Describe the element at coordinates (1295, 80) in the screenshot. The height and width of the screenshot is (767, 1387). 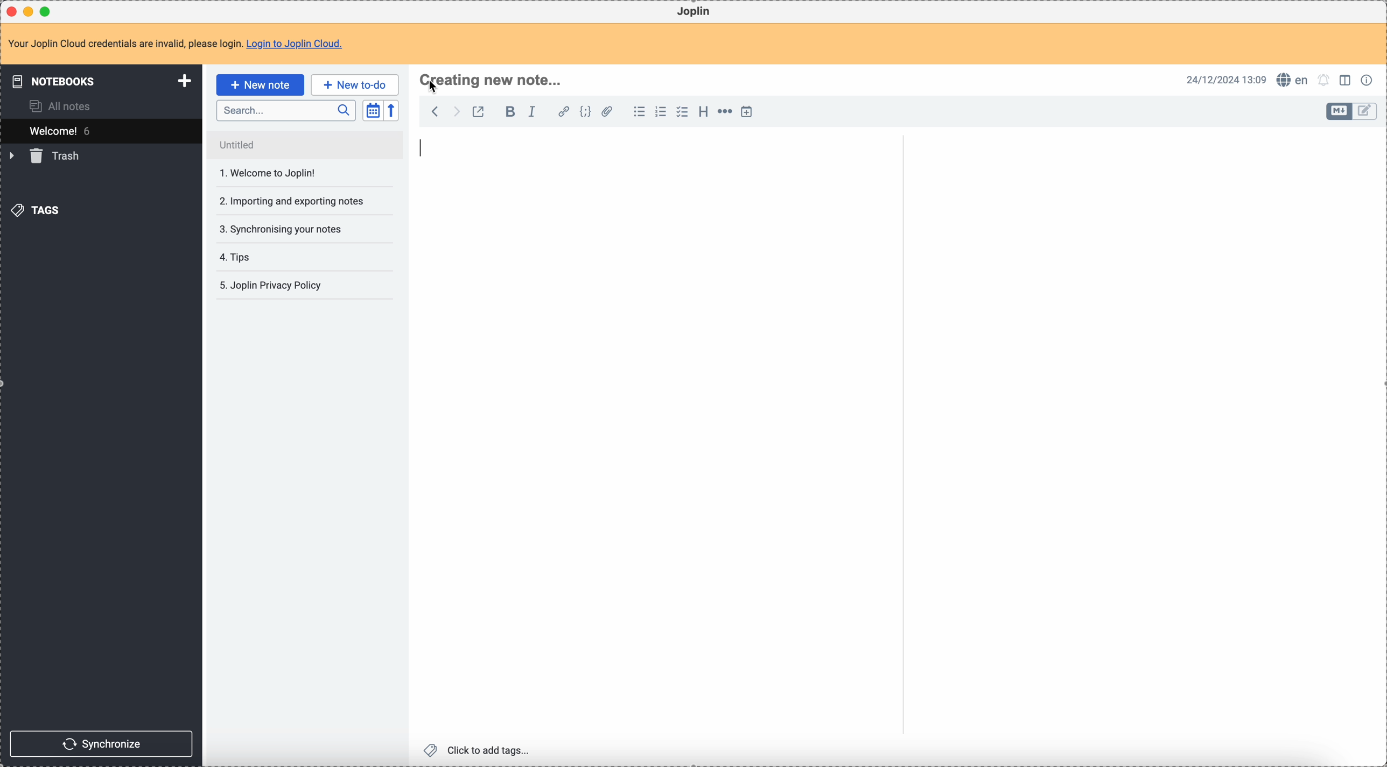
I see `spell checker` at that location.